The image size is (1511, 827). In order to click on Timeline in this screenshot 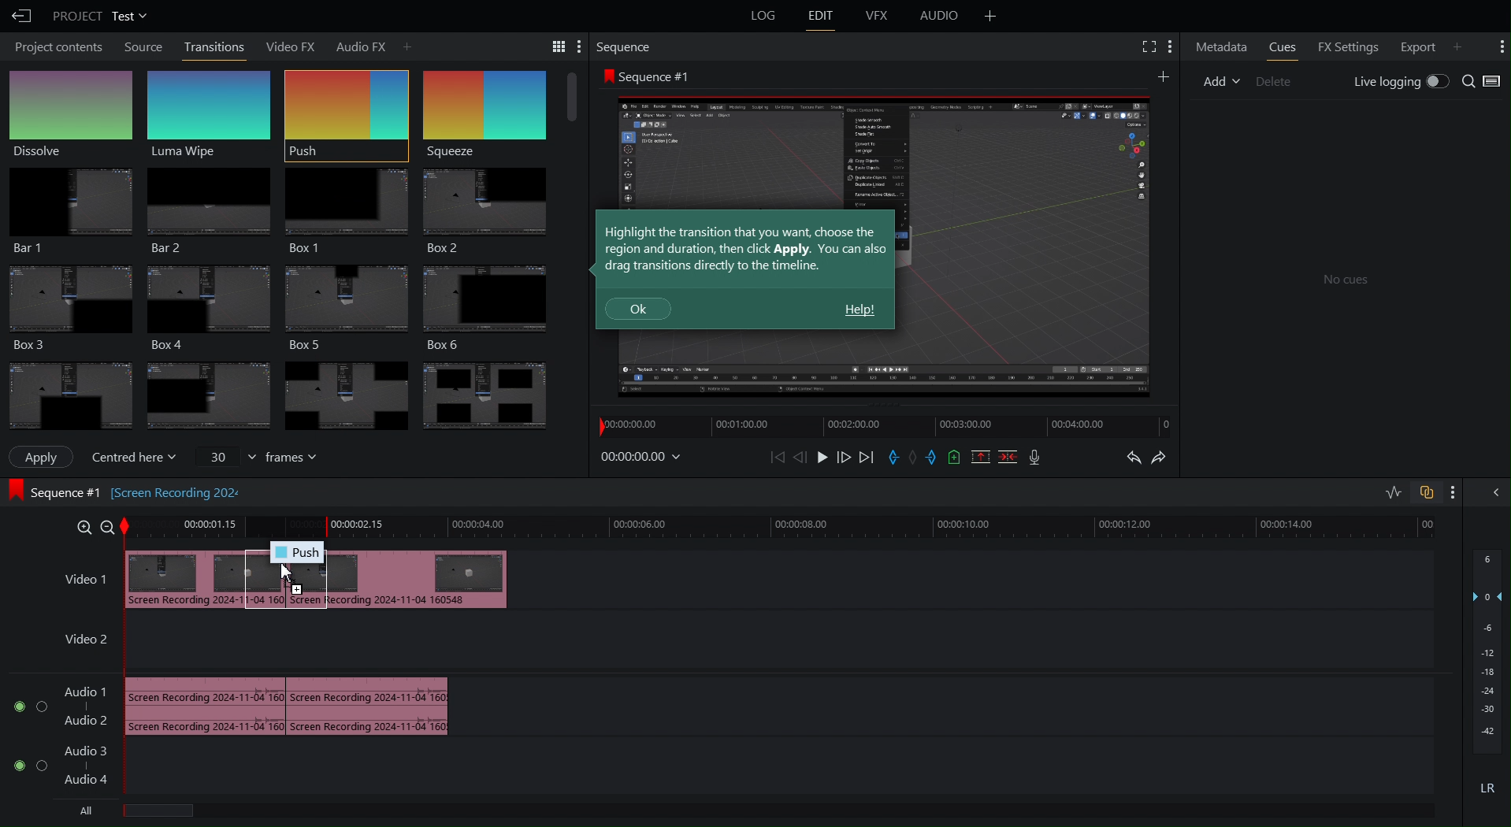, I will do `click(870, 428)`.